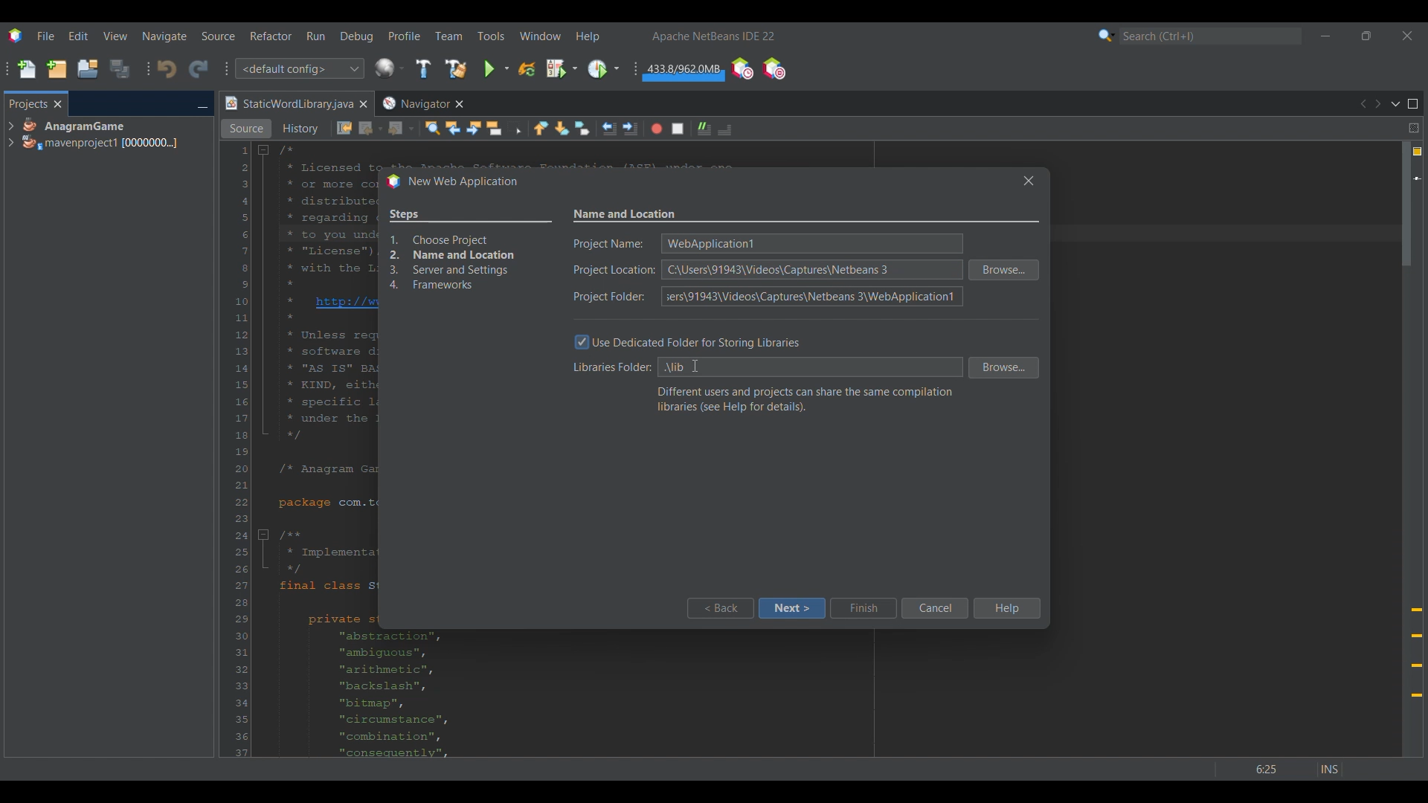  What do you see at coordinates (120, 68) in the screenshot?
I see `Save all` at bounding box center [120, 68].